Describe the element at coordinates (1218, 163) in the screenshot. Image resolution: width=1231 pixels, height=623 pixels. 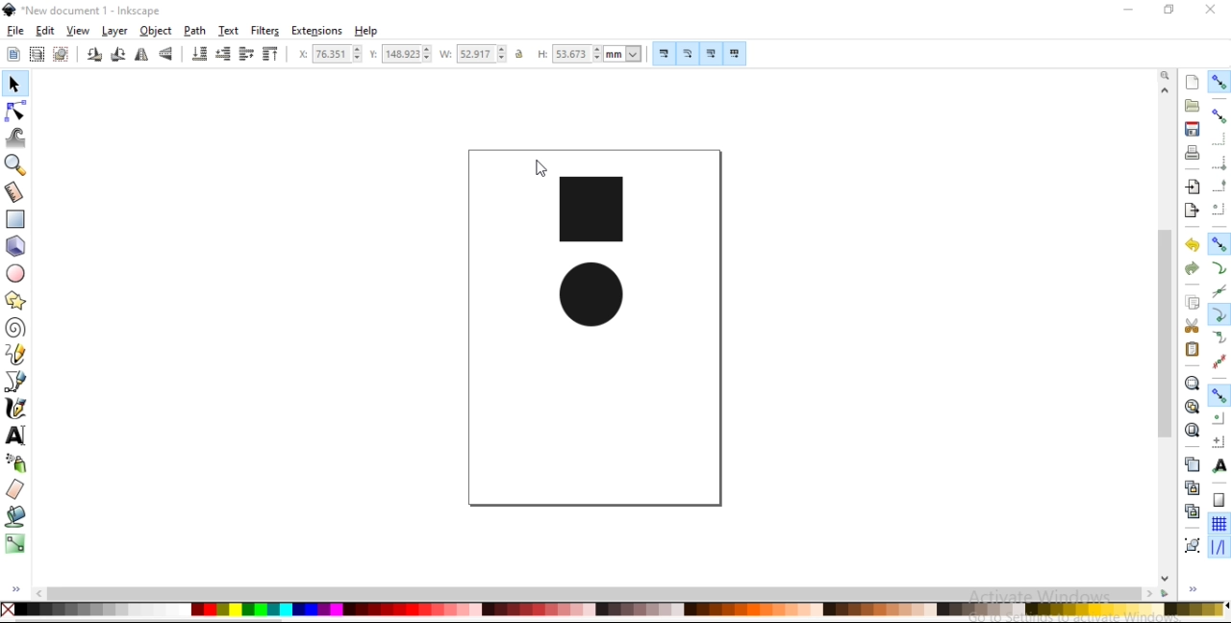
I see `snap bounding box corners` at that location.